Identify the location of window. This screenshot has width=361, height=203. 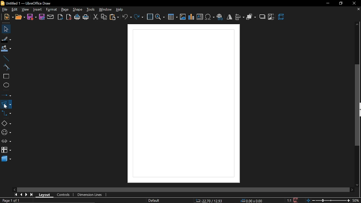
(105, 10).